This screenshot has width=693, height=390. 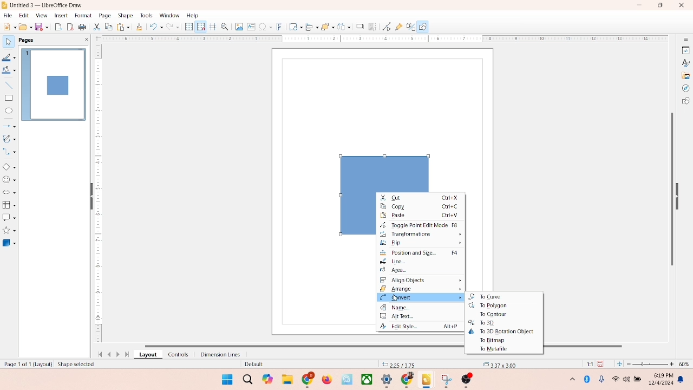 What do you see at coordinates (147, 355) in the screenshot?
I see `layout` at bounding box center [147, 355].